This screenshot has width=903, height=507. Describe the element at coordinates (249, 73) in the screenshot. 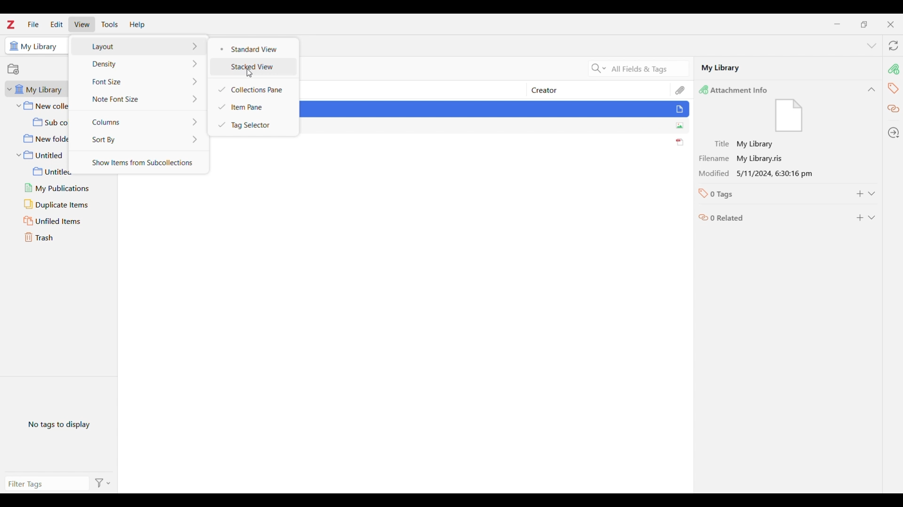

I see `Cursor clicking on stacked view of layout` at that location.